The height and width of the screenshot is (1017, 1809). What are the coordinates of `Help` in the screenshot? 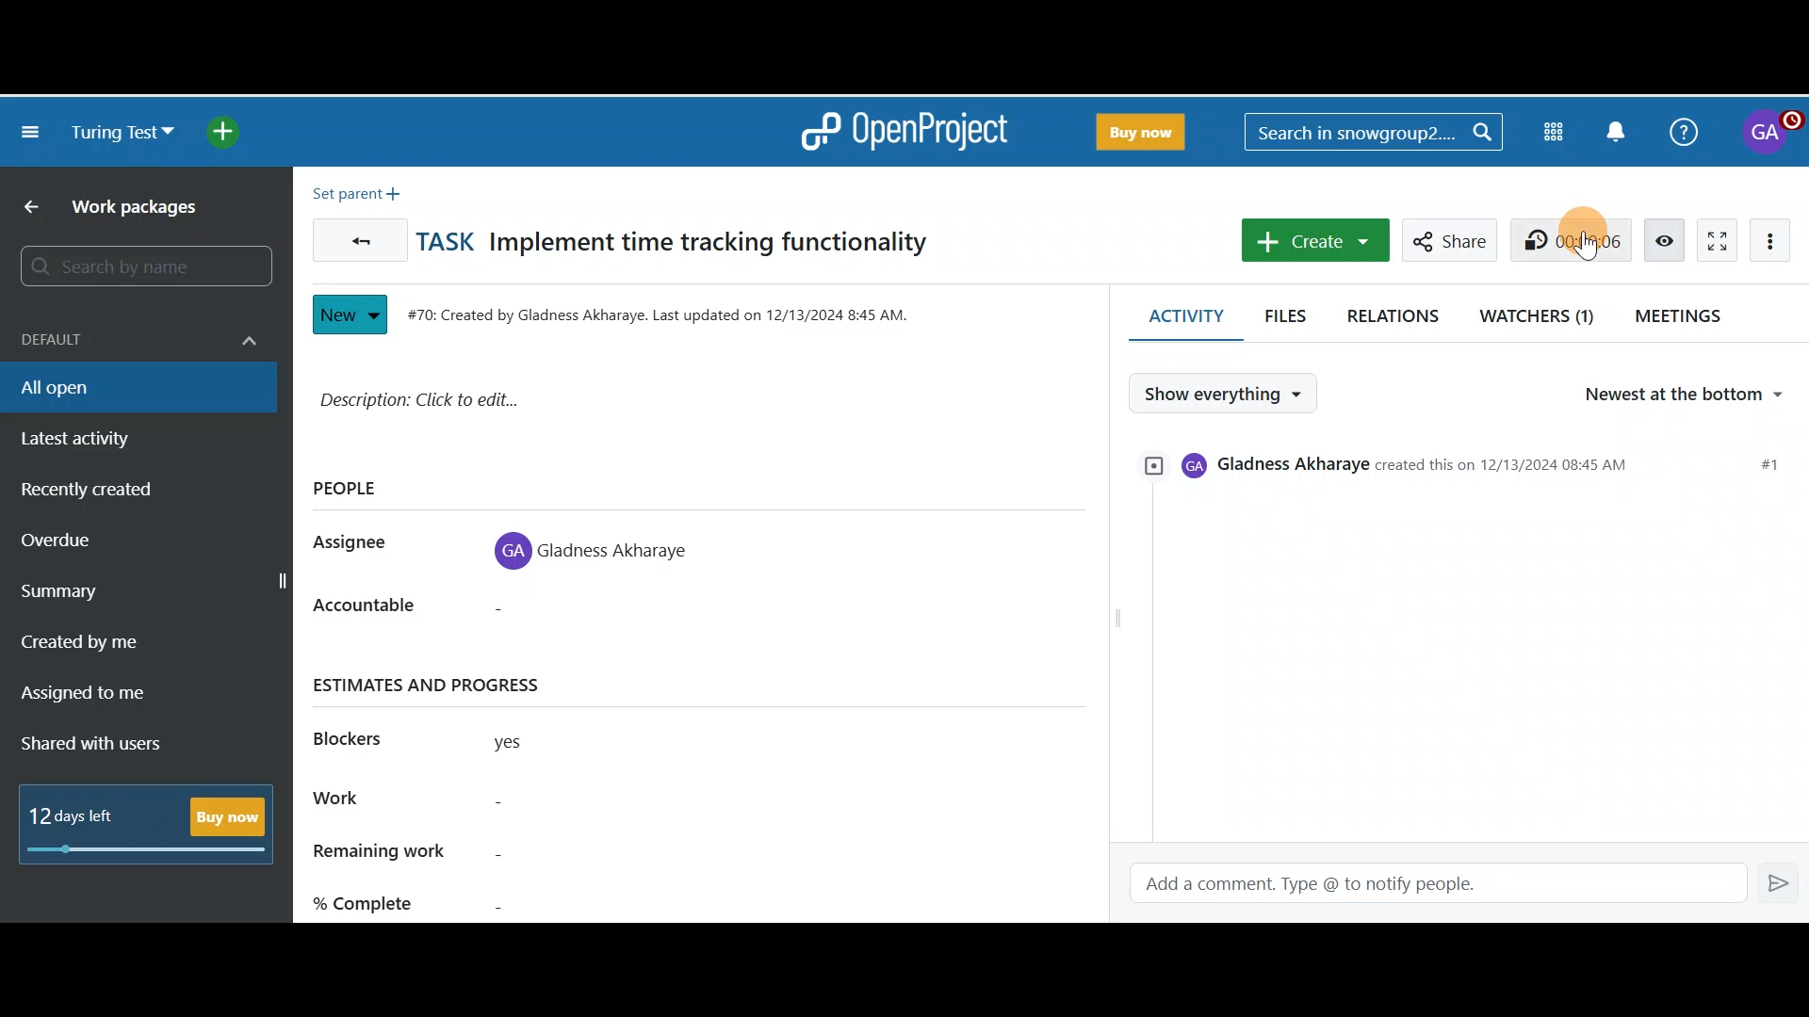 It's located at (1680, 129).